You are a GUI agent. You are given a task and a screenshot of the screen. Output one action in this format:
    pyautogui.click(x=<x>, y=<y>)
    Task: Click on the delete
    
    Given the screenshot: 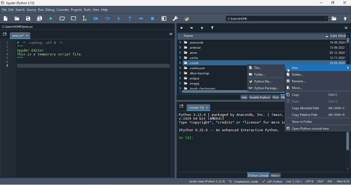 What is the action you would take?
    pyautogui.click(x=317, y=75)
    